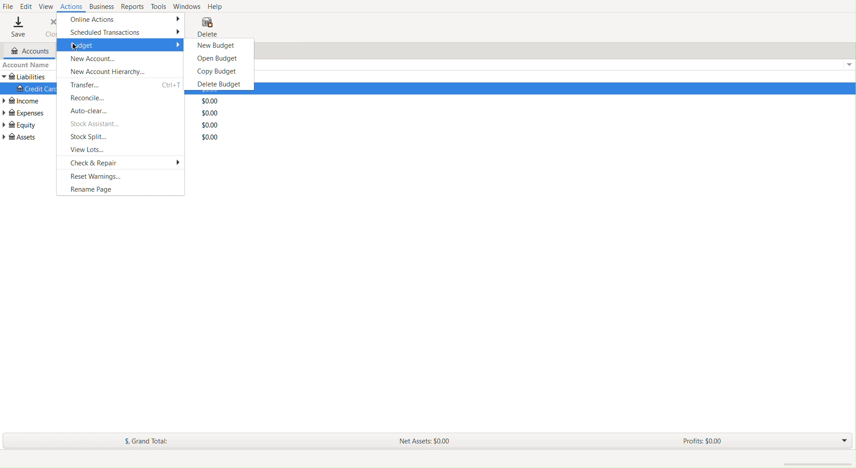 The height and width of the screenshot is (468, 856). What do you see at coordinates (216, 84) in the screenshot?
I see `Delete Budget` at bounding box center [216, 84].